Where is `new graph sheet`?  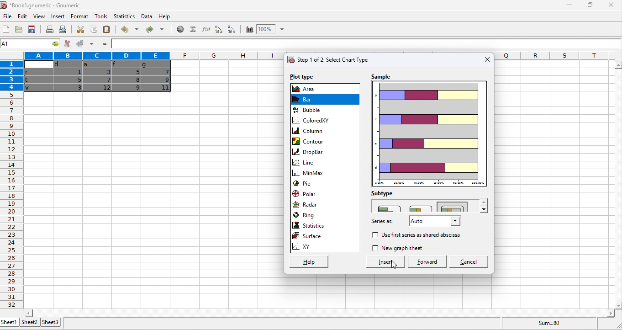 new graph sheet is located at coordinates (398, 249).